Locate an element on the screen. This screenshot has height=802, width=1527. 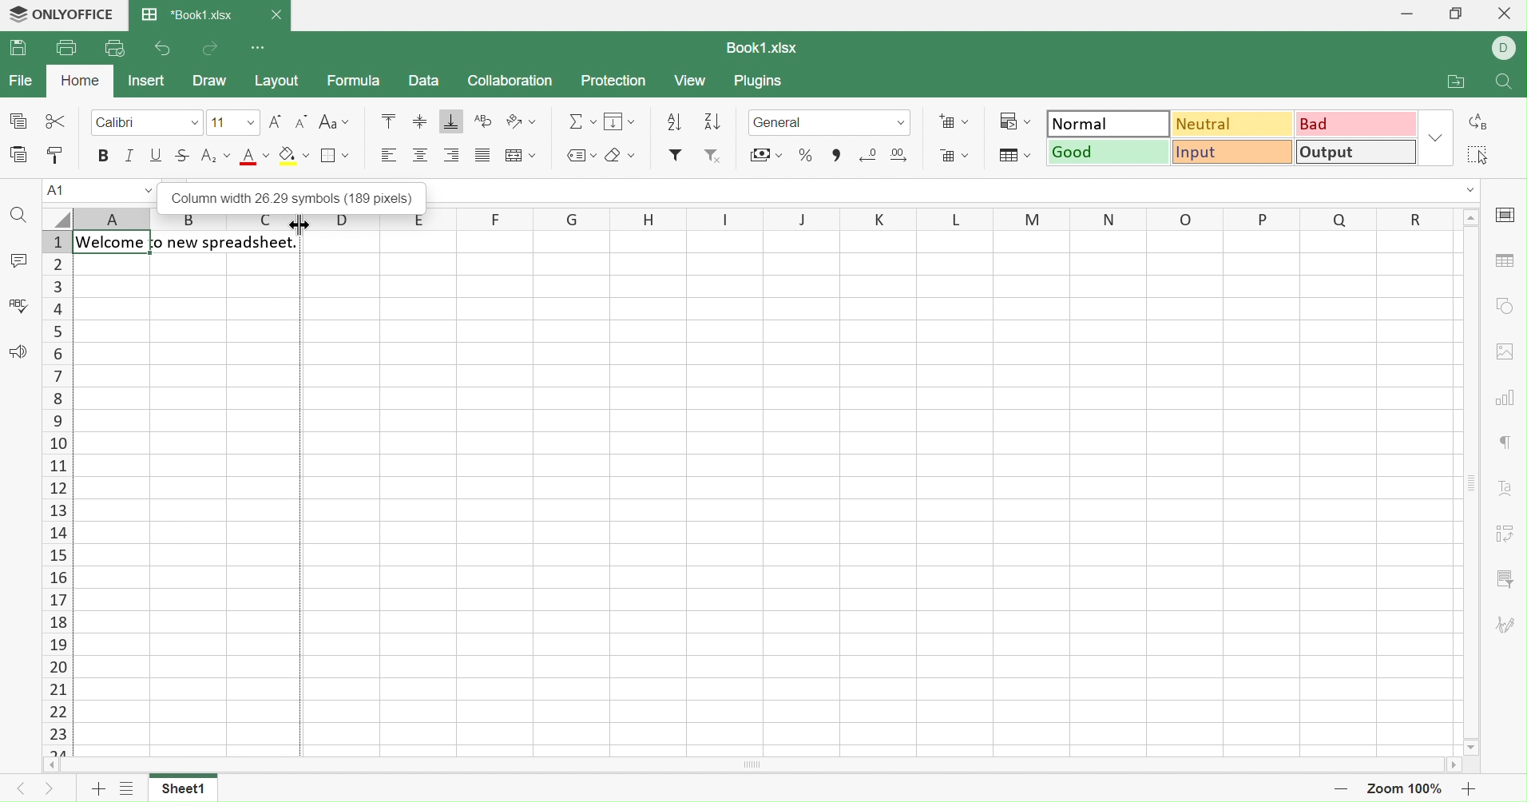
Zoom Out is located at coordinates (1341, 793).